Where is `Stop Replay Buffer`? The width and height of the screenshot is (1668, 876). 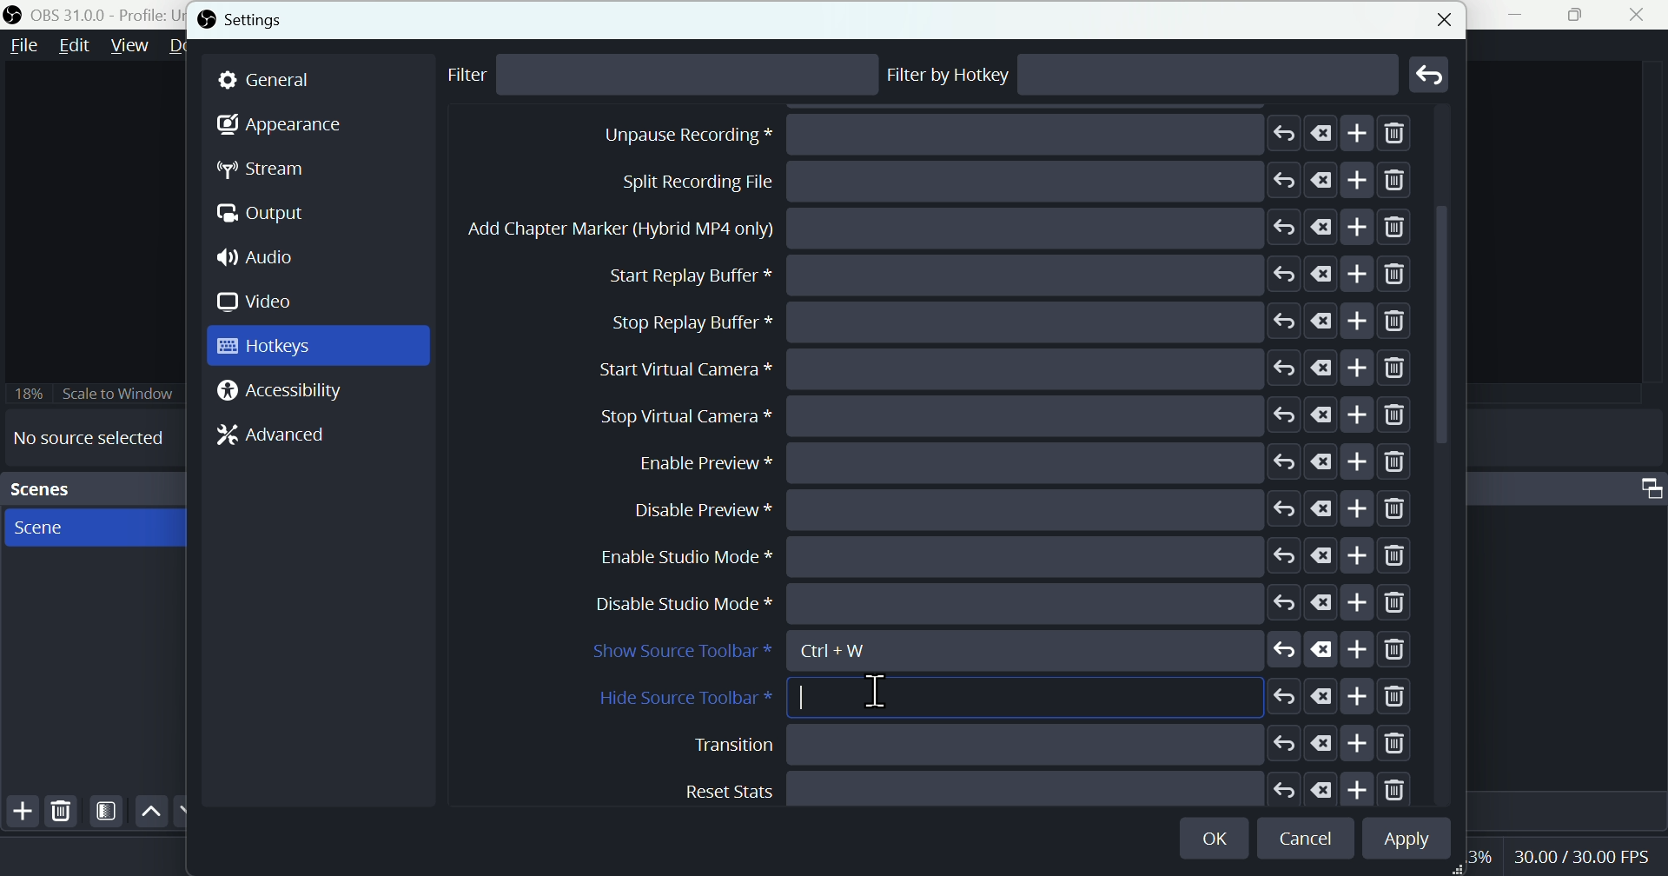
Stop Replay Buffer is located at coordinates (1010, 509).